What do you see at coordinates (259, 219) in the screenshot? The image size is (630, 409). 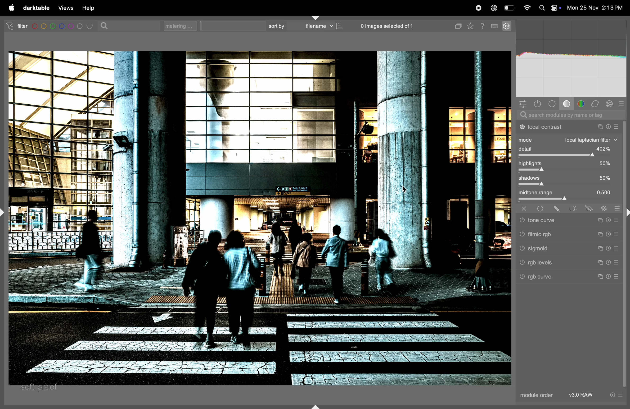 I see `image` at bounding box center [259, 219].